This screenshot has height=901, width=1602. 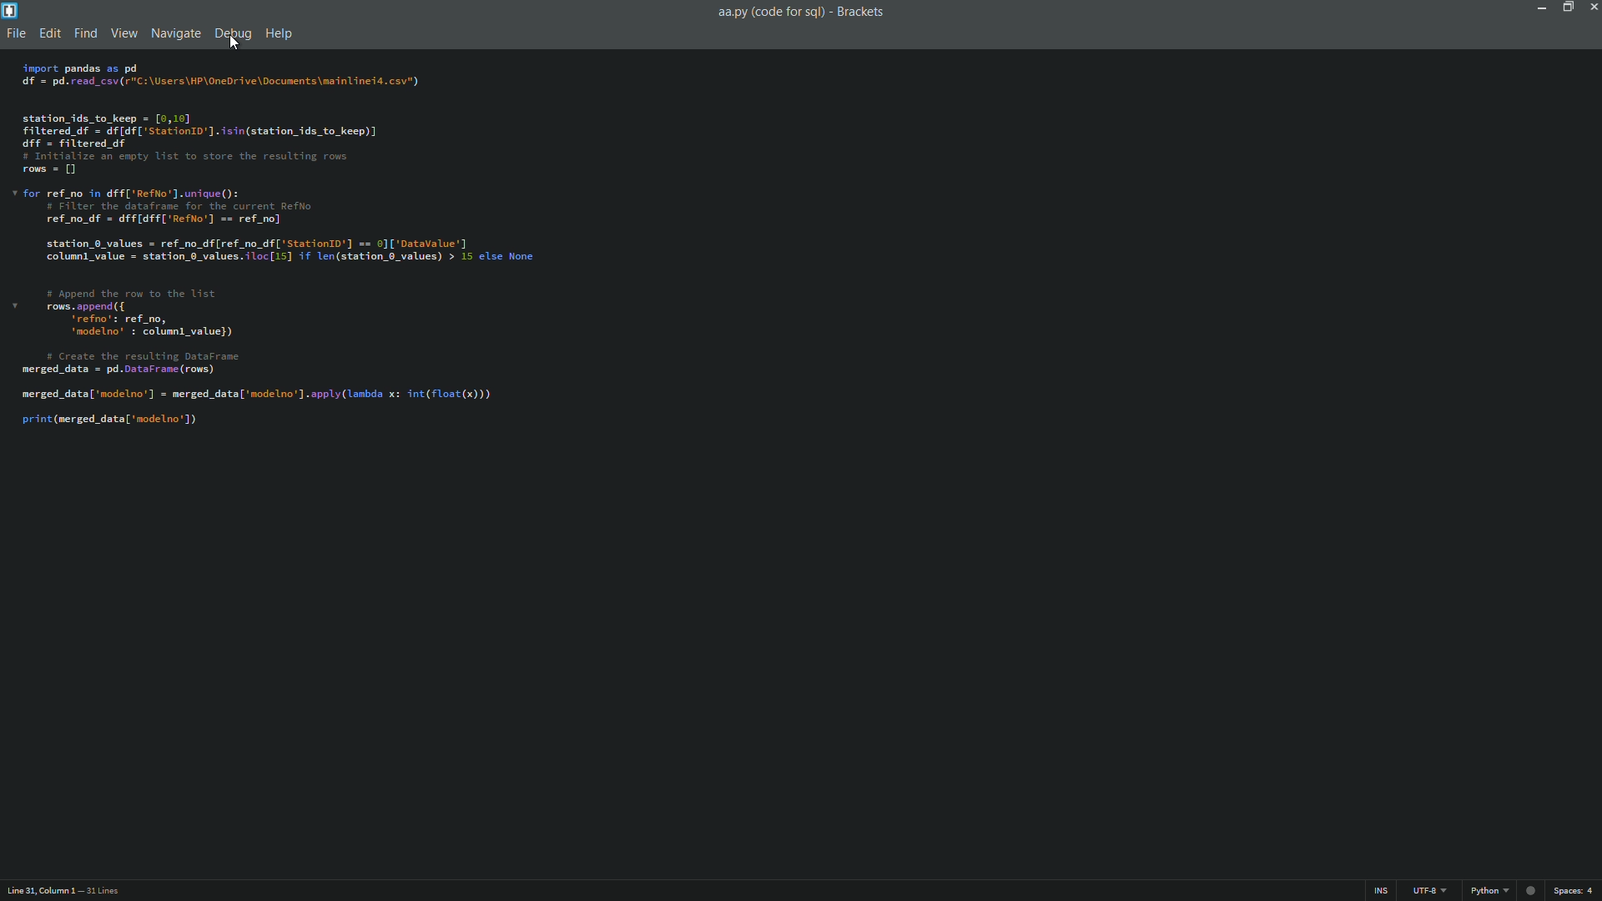 I want to click on Navigate menu, so click(x=174, y=35).